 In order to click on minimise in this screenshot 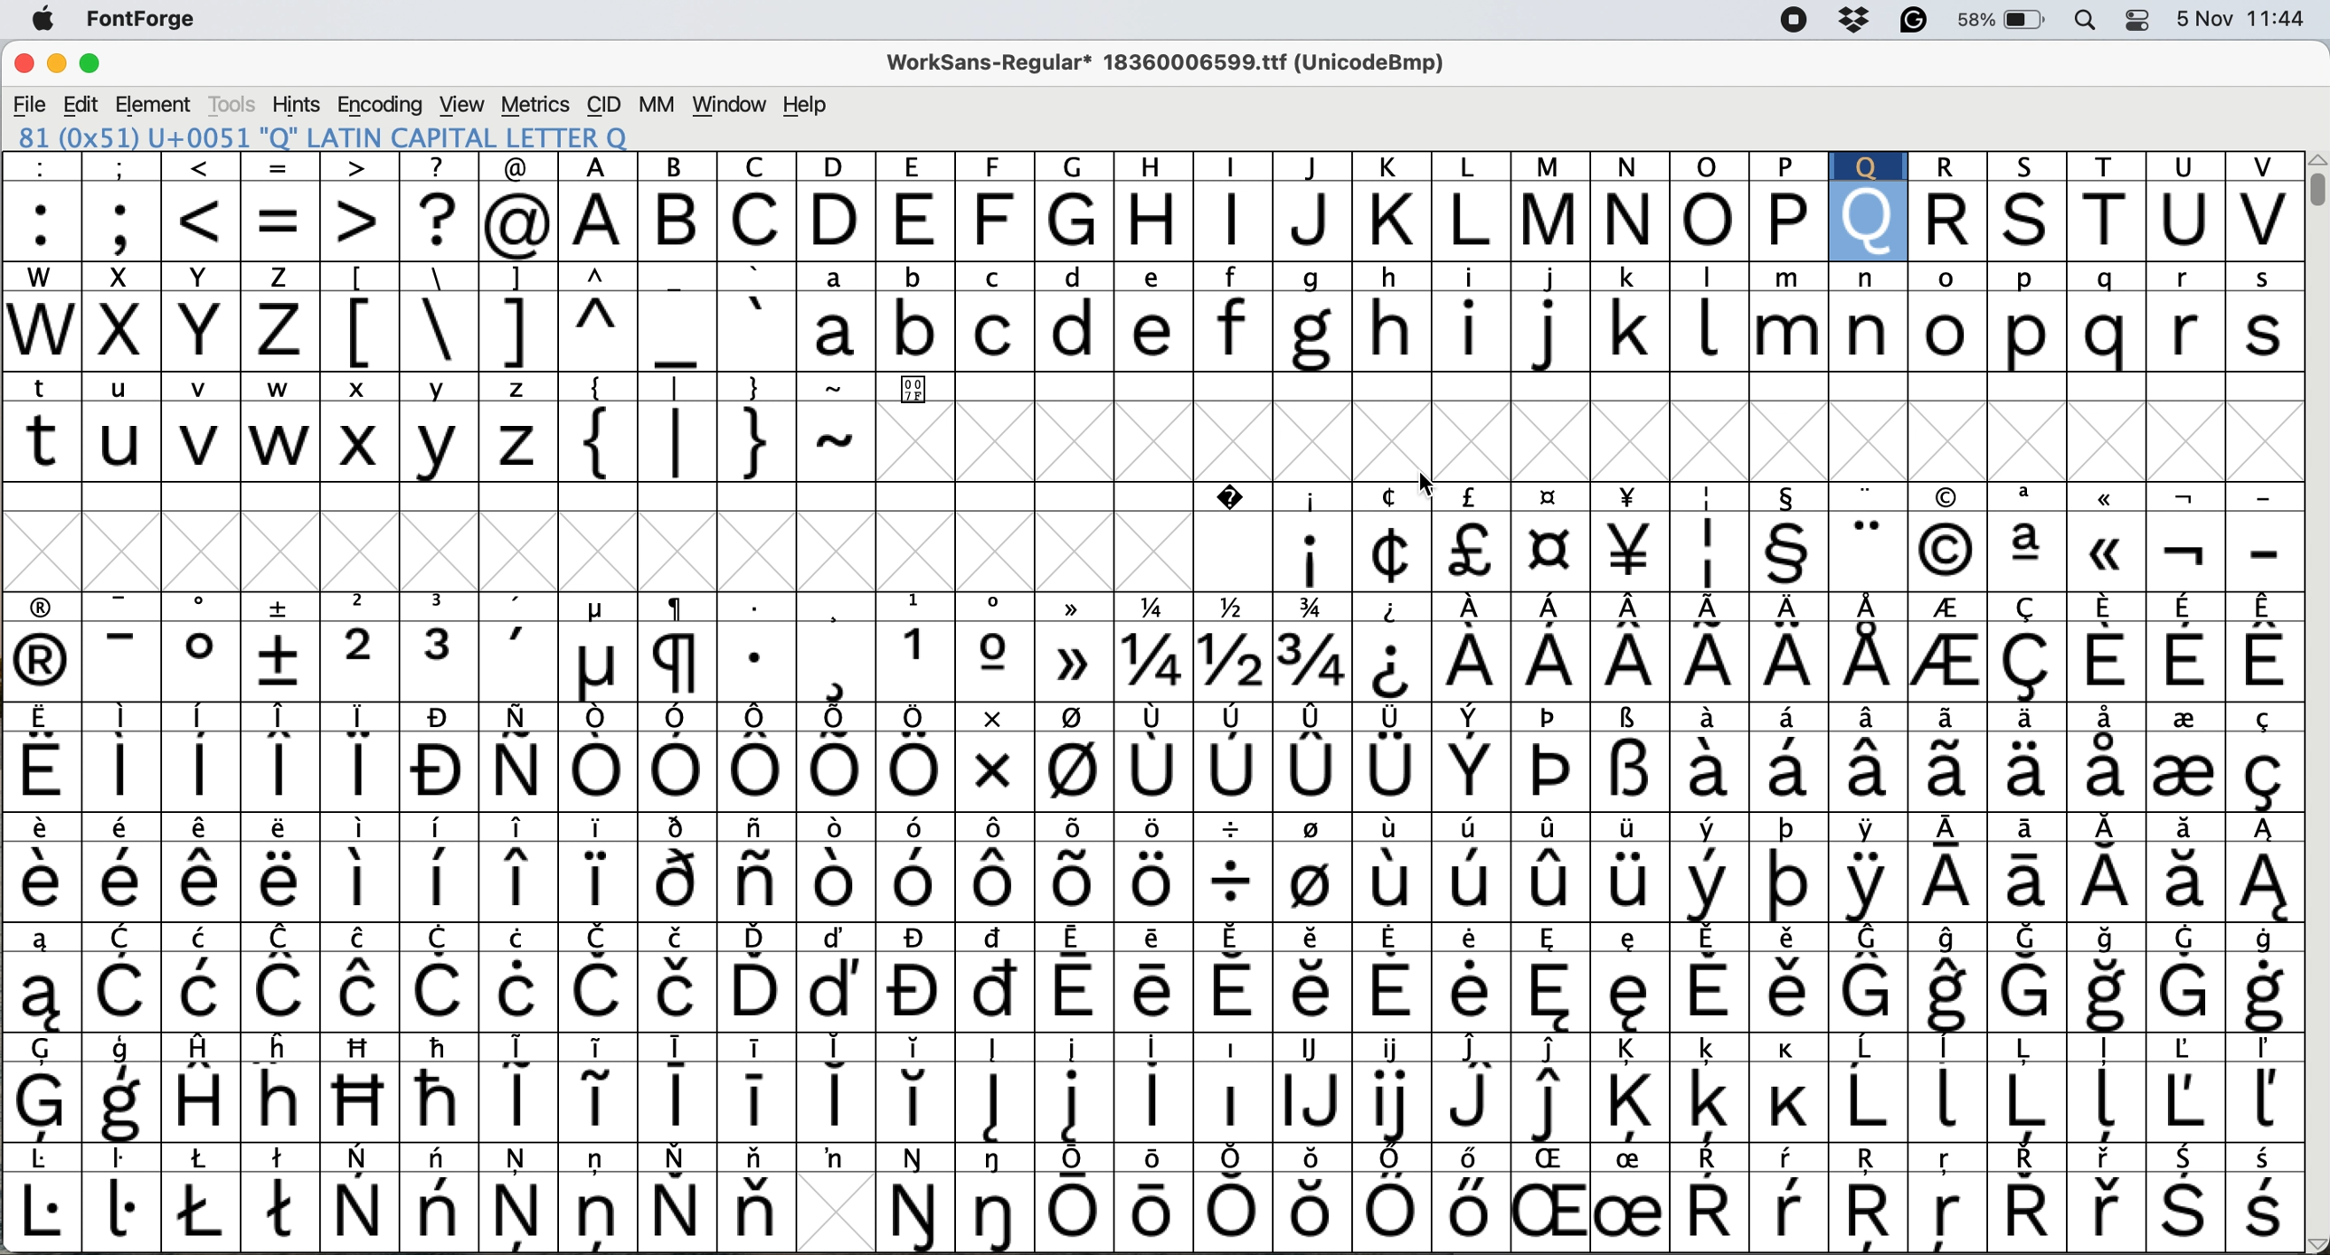, I will do `click(52, 61)`.